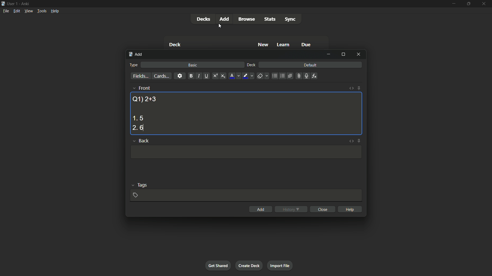  I want to click on maximize, so click(343, 54).